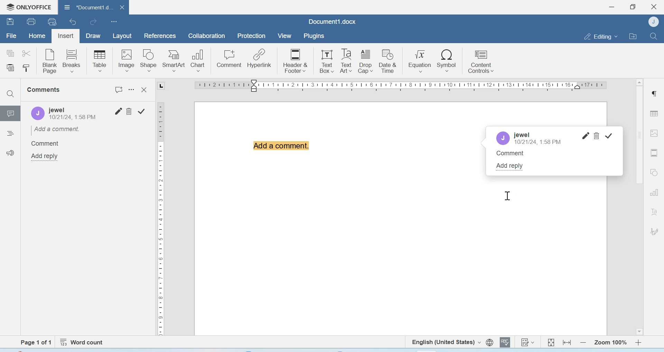 The width and height of the screenshot is (664, 352). I want to click on jewel, so click(522, 135).